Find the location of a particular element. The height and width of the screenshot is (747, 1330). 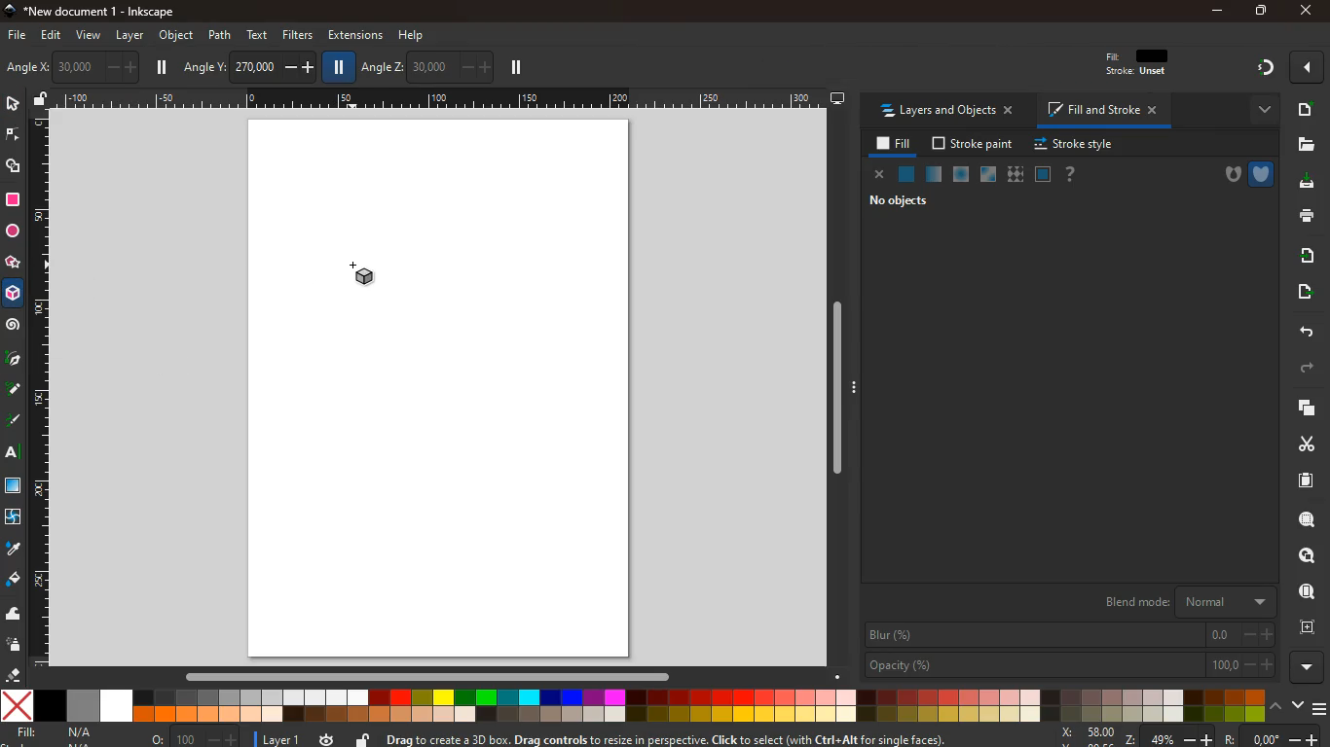

spiral is located at coordinates (14, 327).